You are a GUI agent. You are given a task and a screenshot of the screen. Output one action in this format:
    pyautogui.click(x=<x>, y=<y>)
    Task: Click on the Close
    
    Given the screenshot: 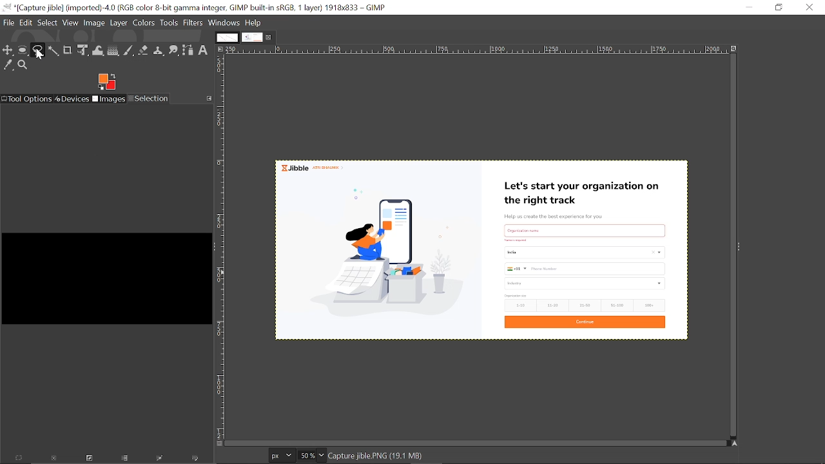 What is the action you would take?
    pyautogui.click(x=809, y=7)
    